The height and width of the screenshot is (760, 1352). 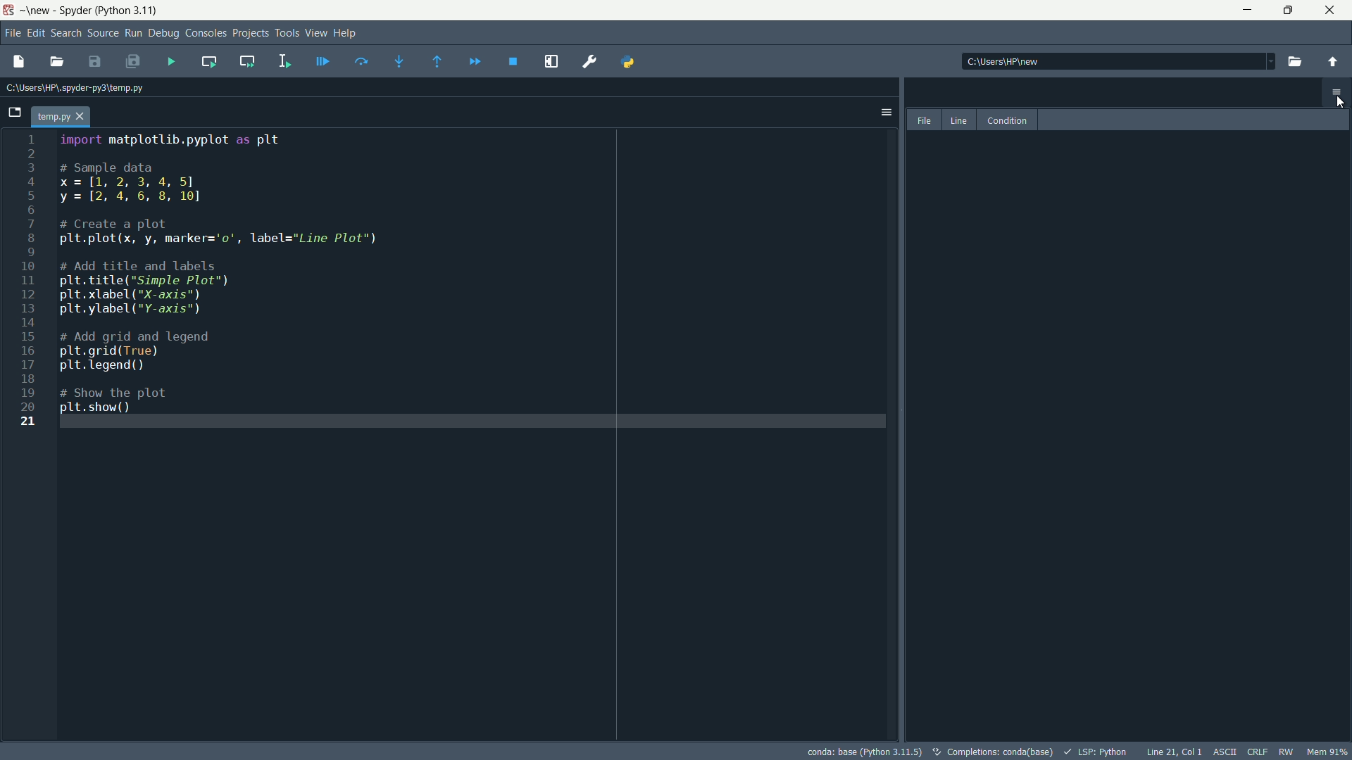 I want to click on maximize current pane, so click(x=553, y=61).